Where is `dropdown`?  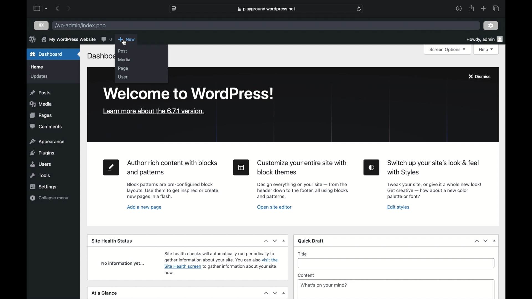
dropdown is located at coordinates (284, 241).